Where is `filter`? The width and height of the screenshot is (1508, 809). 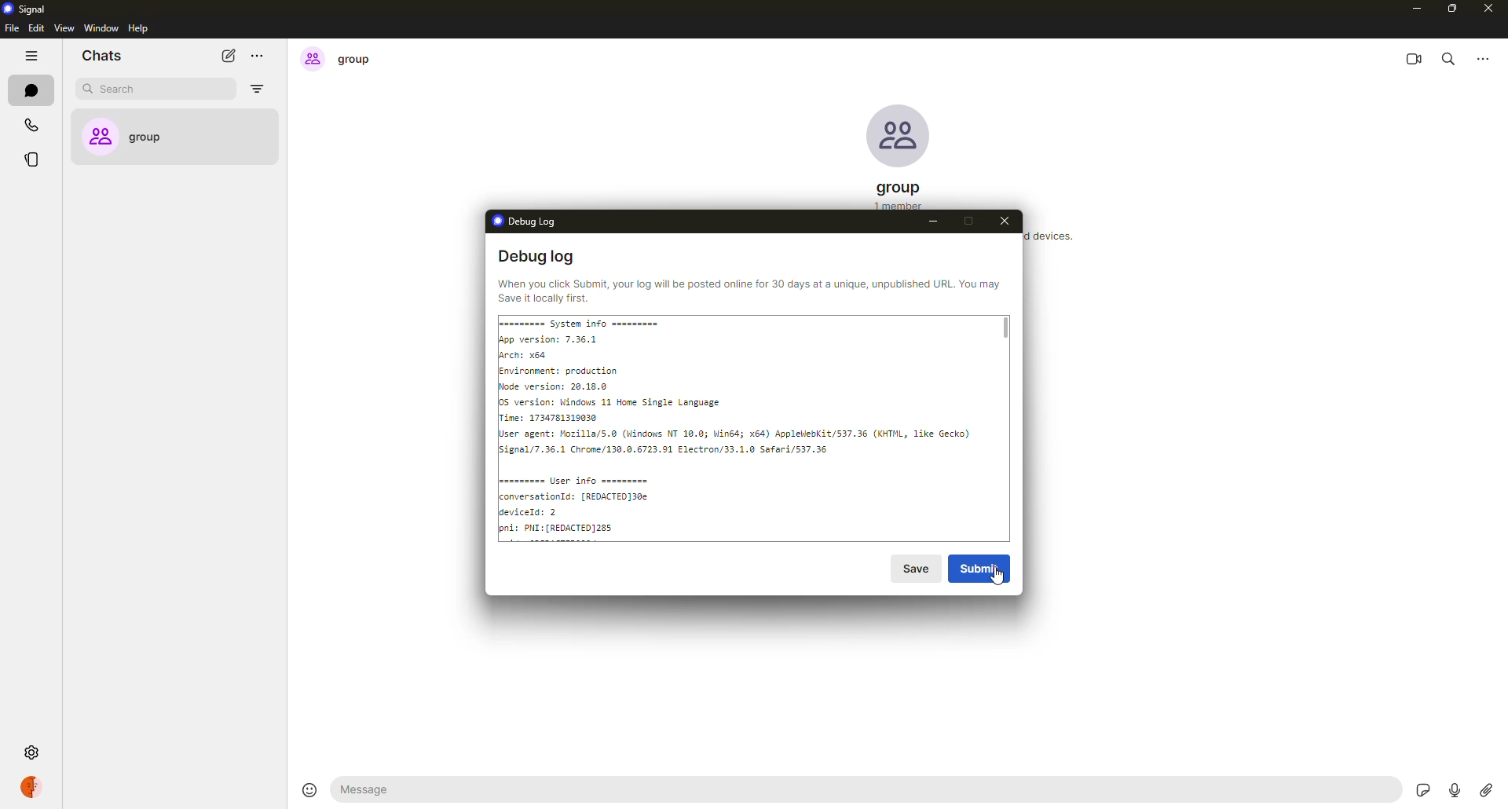
filter is located at coordinates (256, 89).